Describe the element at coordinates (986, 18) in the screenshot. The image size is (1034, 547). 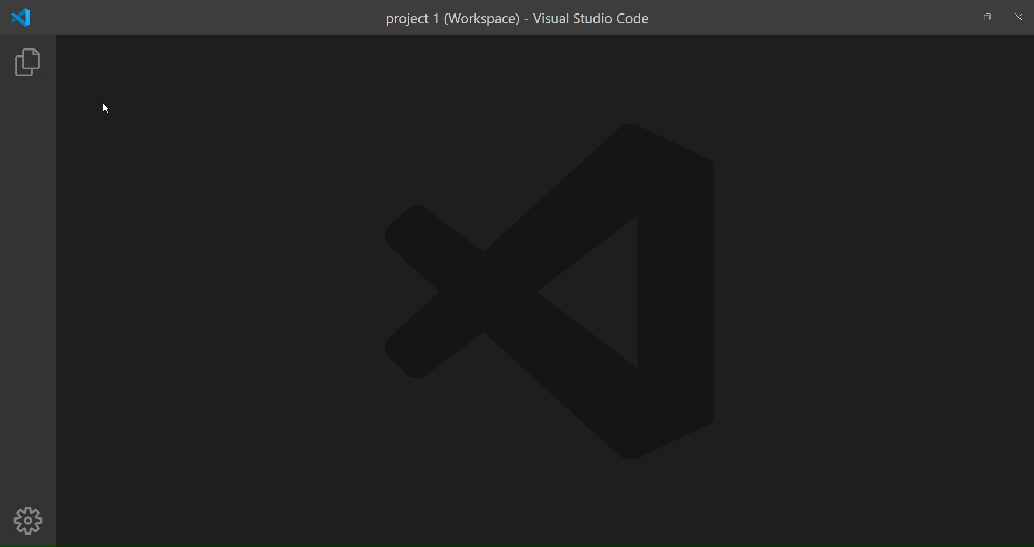
I see `maximize` at that location.